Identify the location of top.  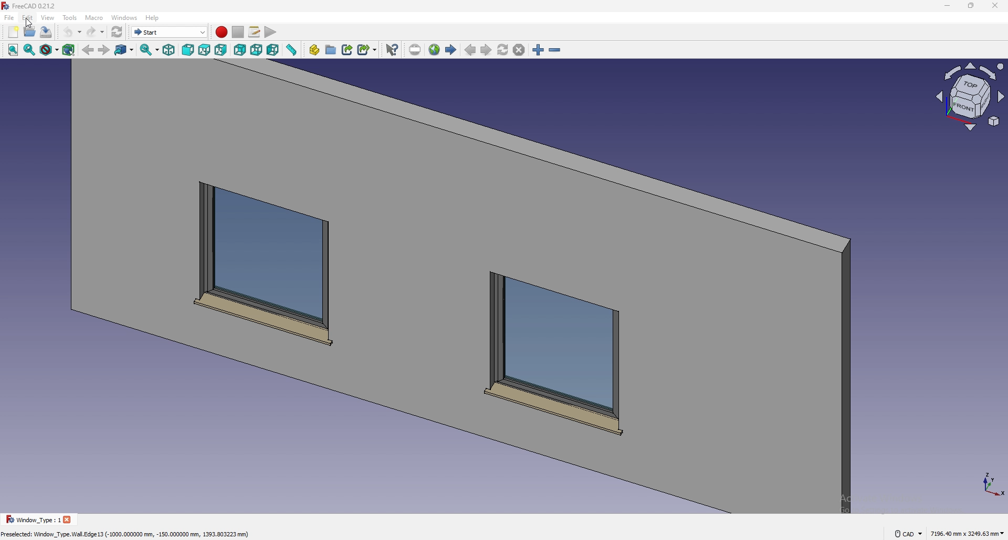
(204, 50).